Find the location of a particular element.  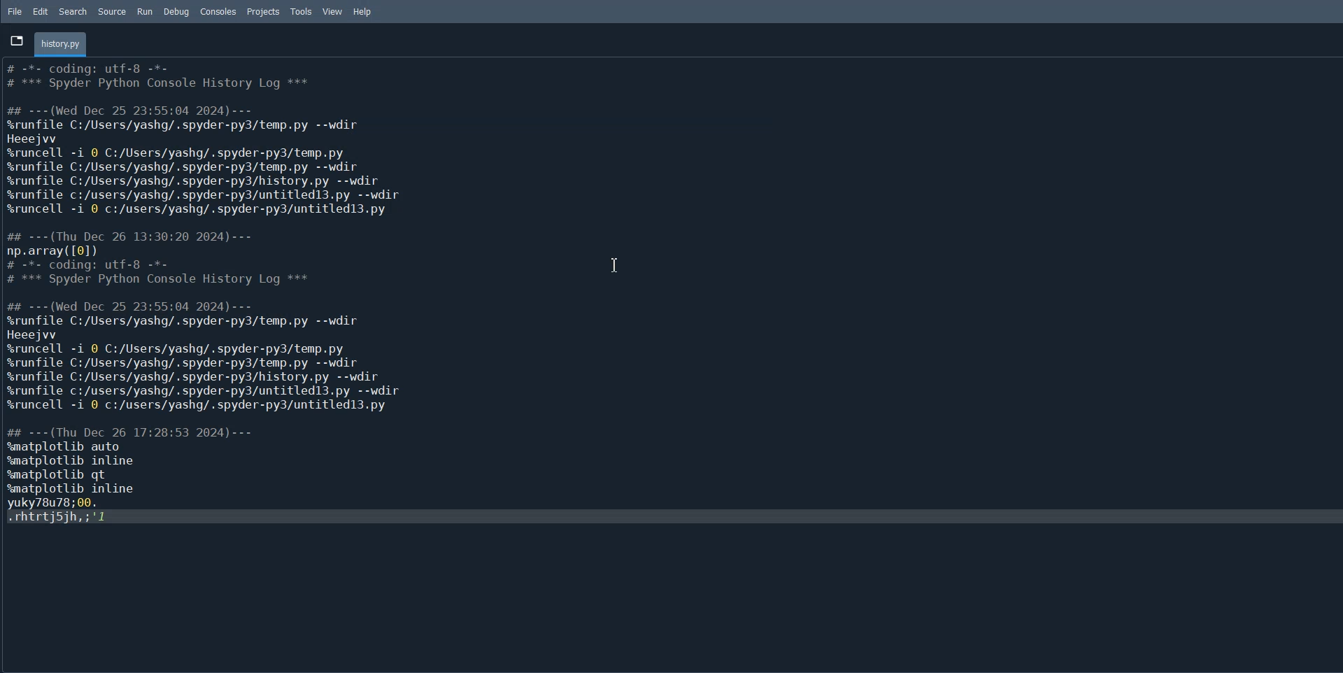

View is located at coordinates (333, 11).